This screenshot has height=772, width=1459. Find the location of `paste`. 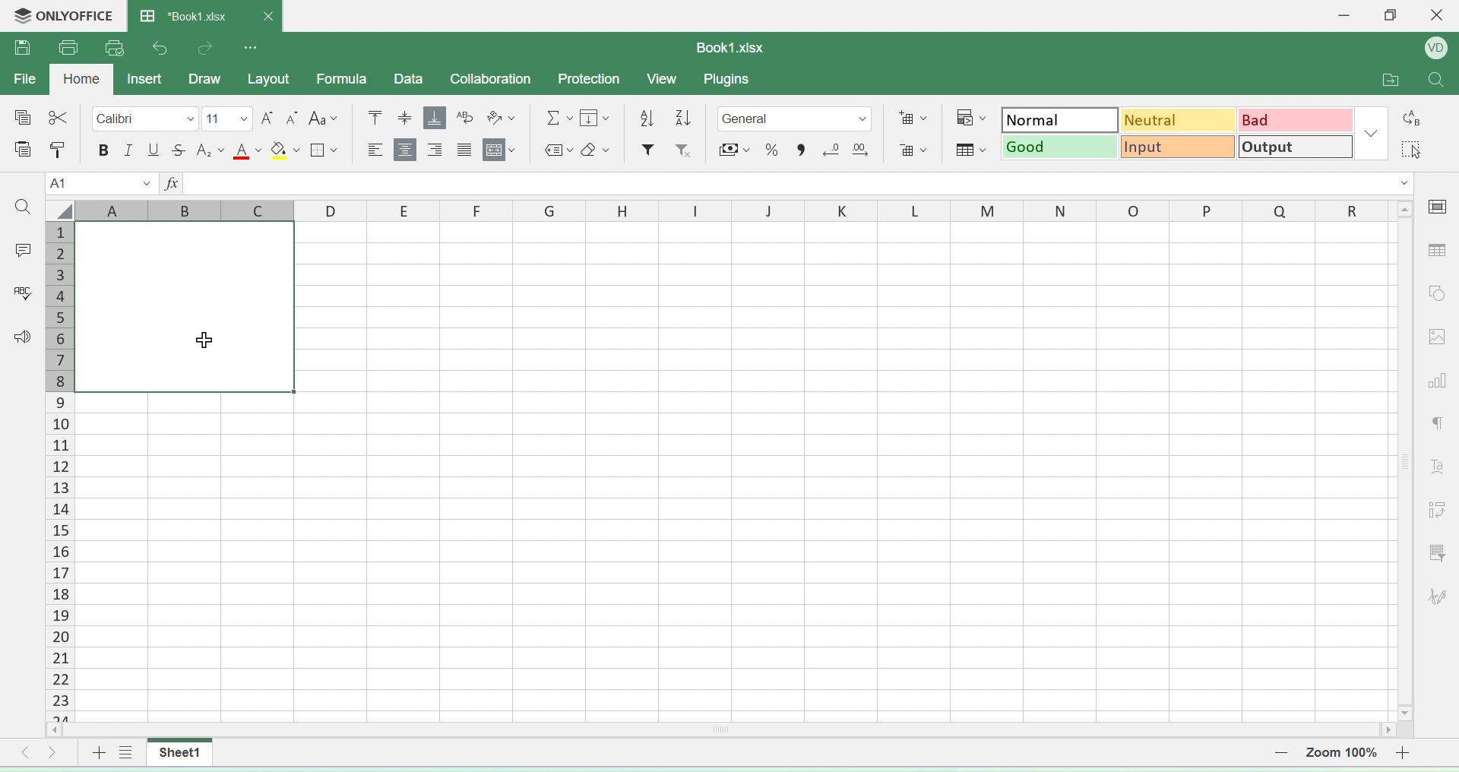

paste is located at coordinates (59, 153).